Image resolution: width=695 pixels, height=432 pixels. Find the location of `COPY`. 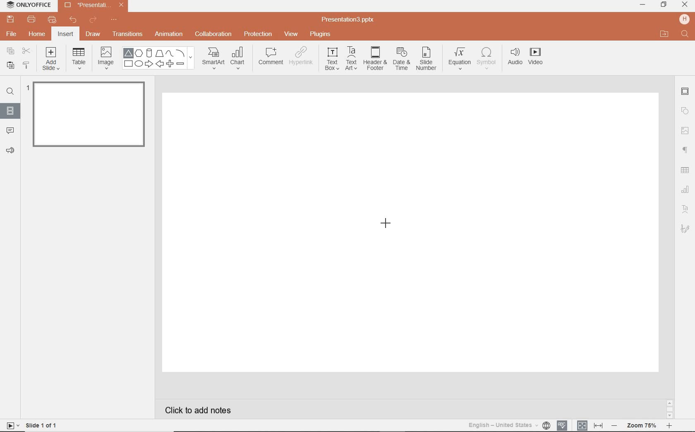

COPY is located at coordinates (11, 52).